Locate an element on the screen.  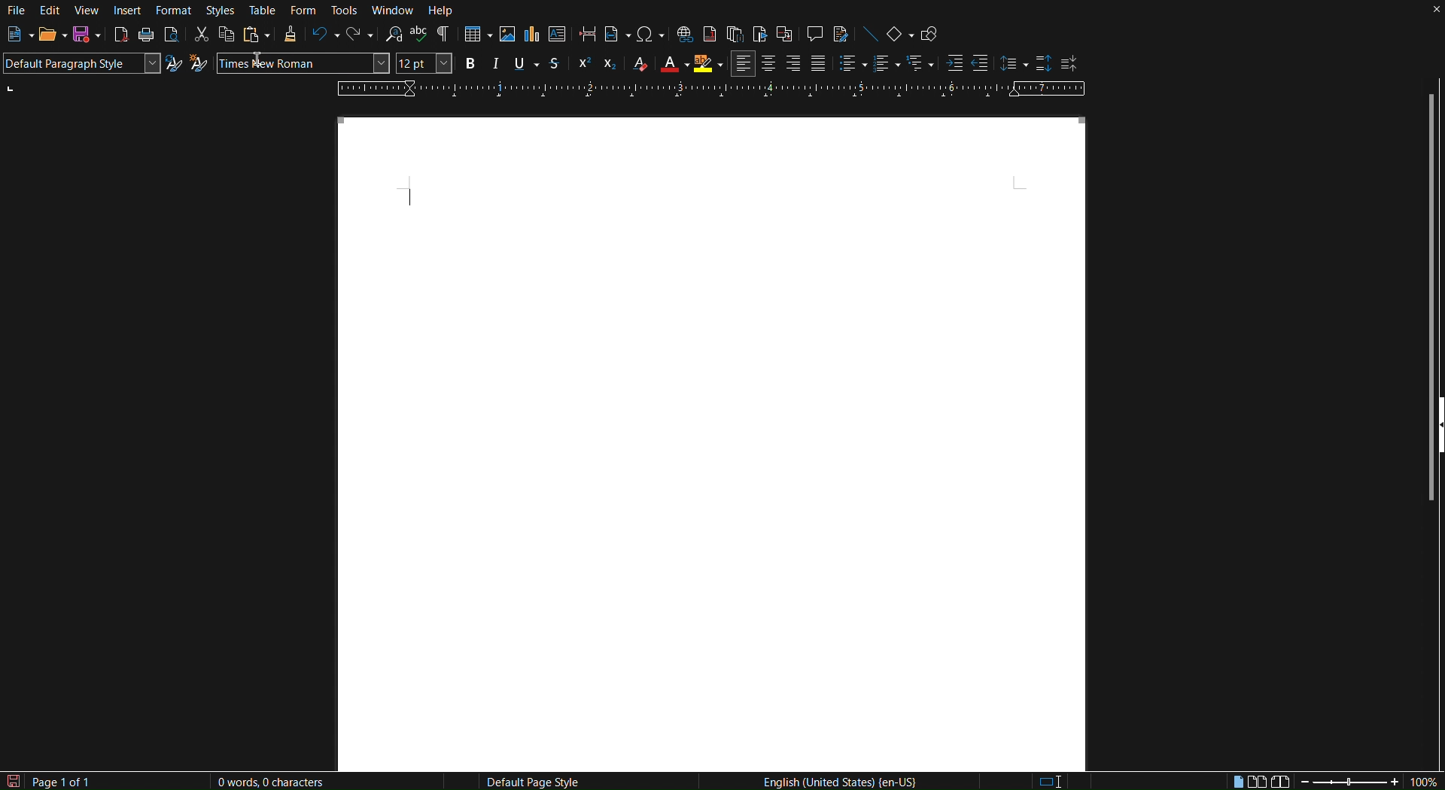
Insert Table is located at coordinates (476, 35).